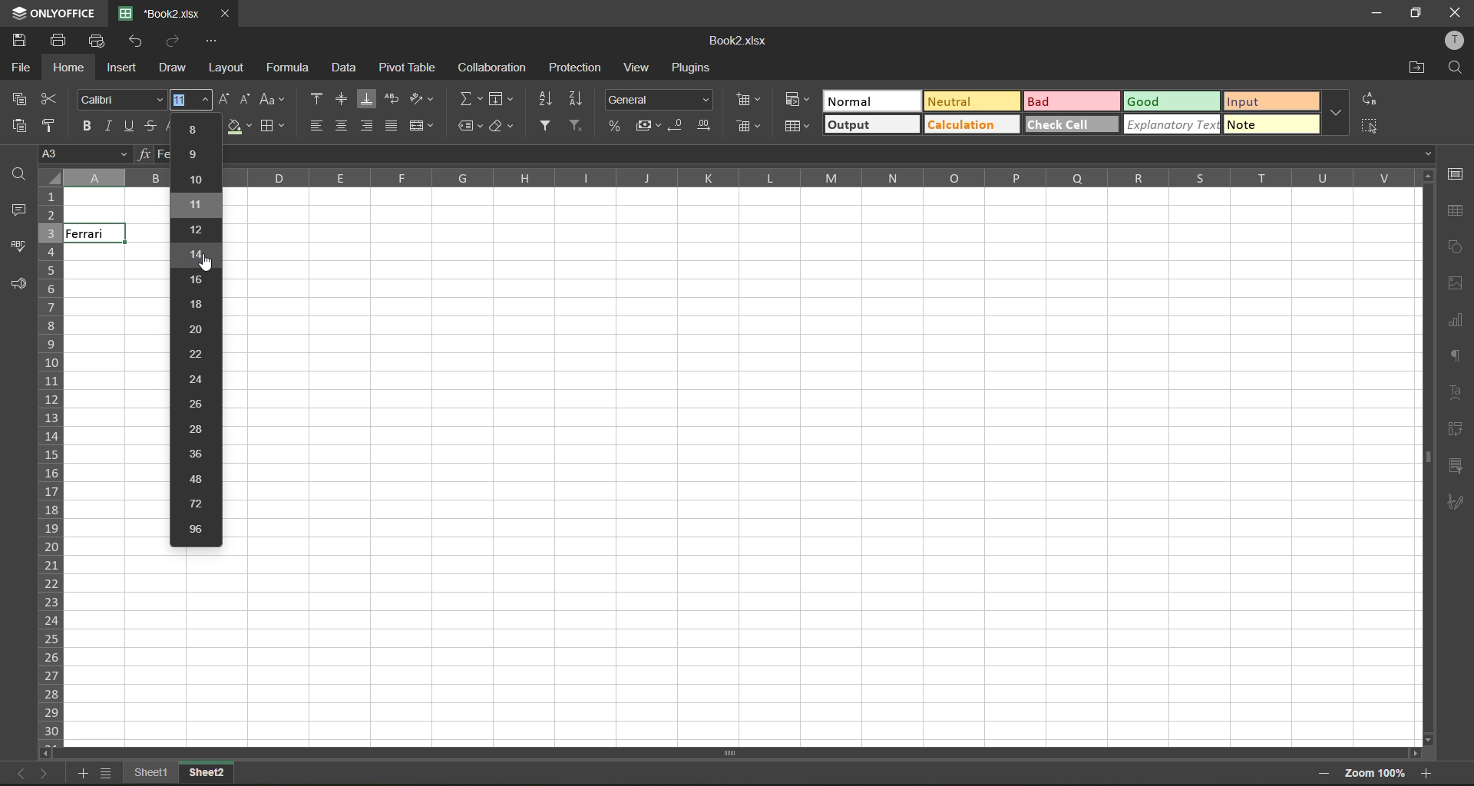 The width and height of the screenshot is (1474, 786). I want to click on sort descending, so click(580, 98).